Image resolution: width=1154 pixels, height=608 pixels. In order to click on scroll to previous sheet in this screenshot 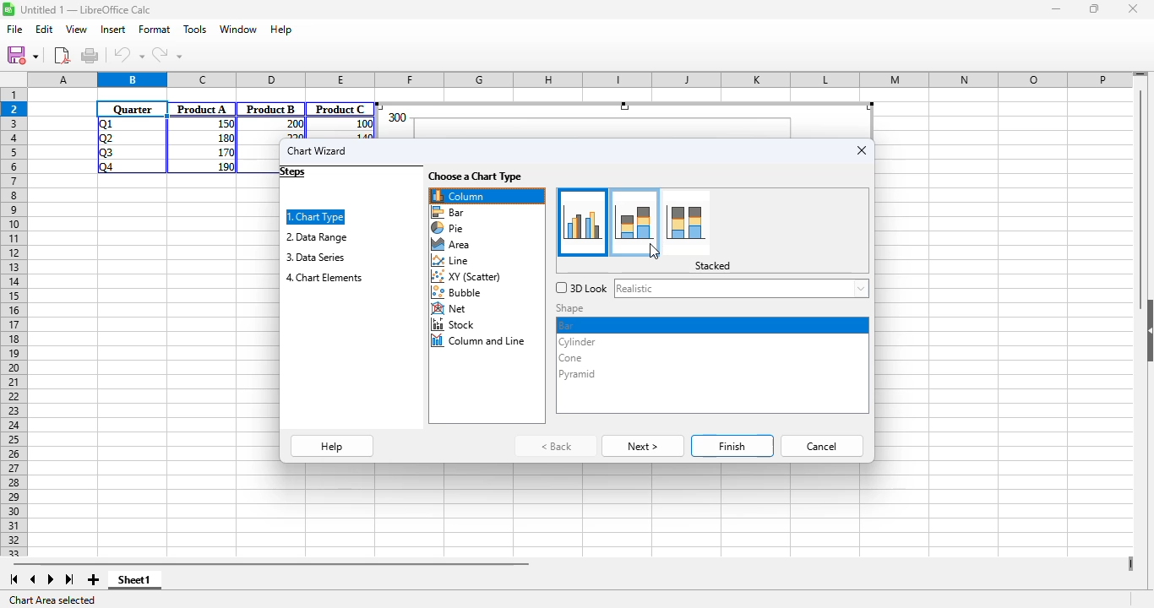, I will do `click(33, 579)`.